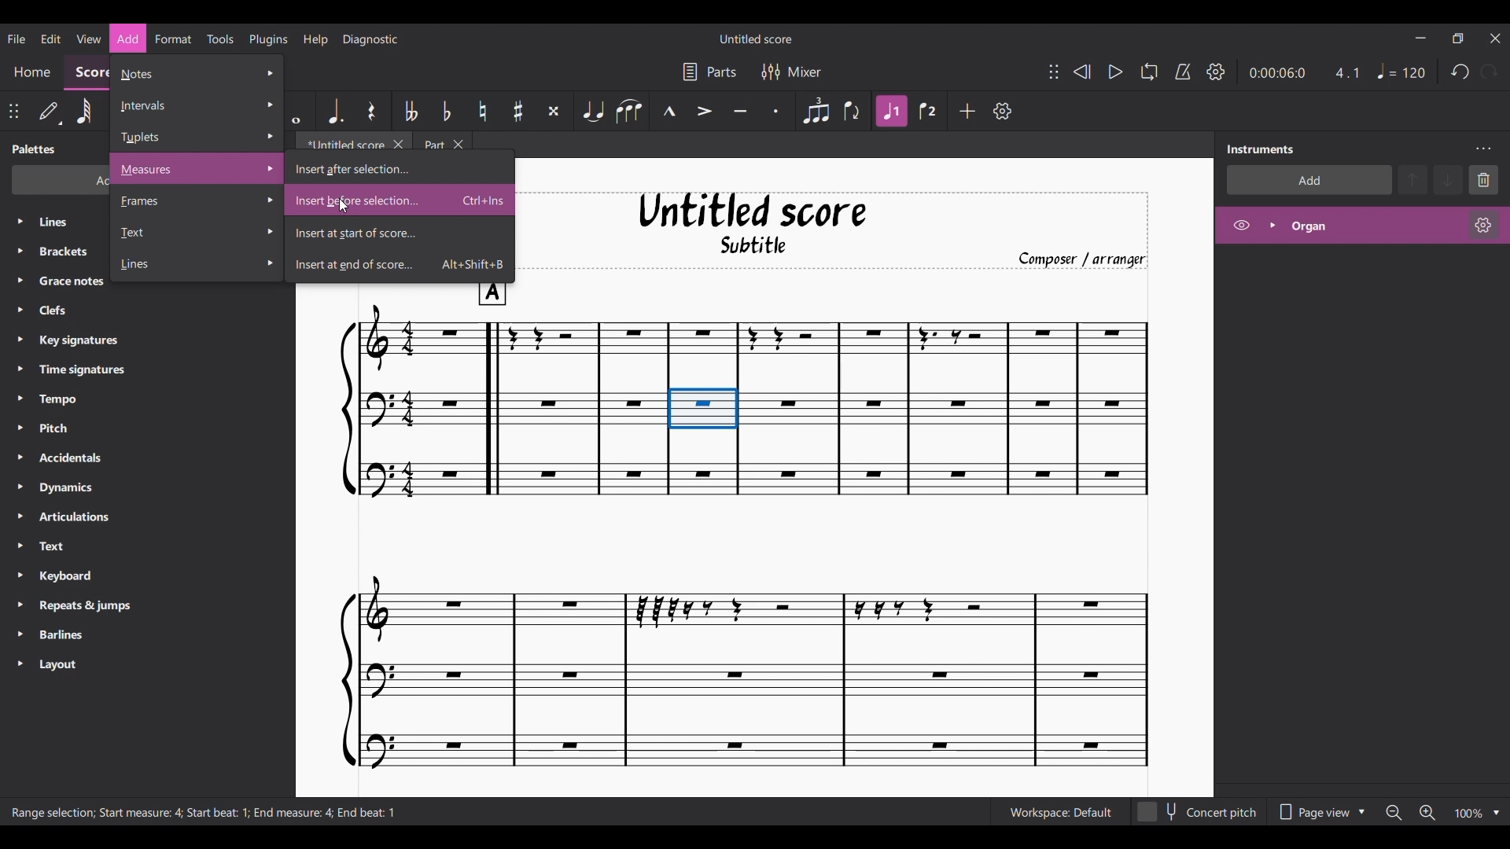  What do you see at coordinates (853, 112) in the screenshot?
I see `Flip direction` at bounding box center [853, 112].